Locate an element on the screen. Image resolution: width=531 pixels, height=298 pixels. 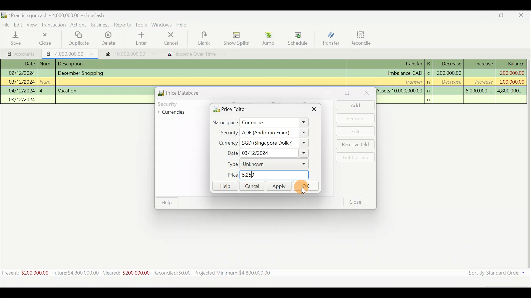
Security is located at coordinates (226, 132).